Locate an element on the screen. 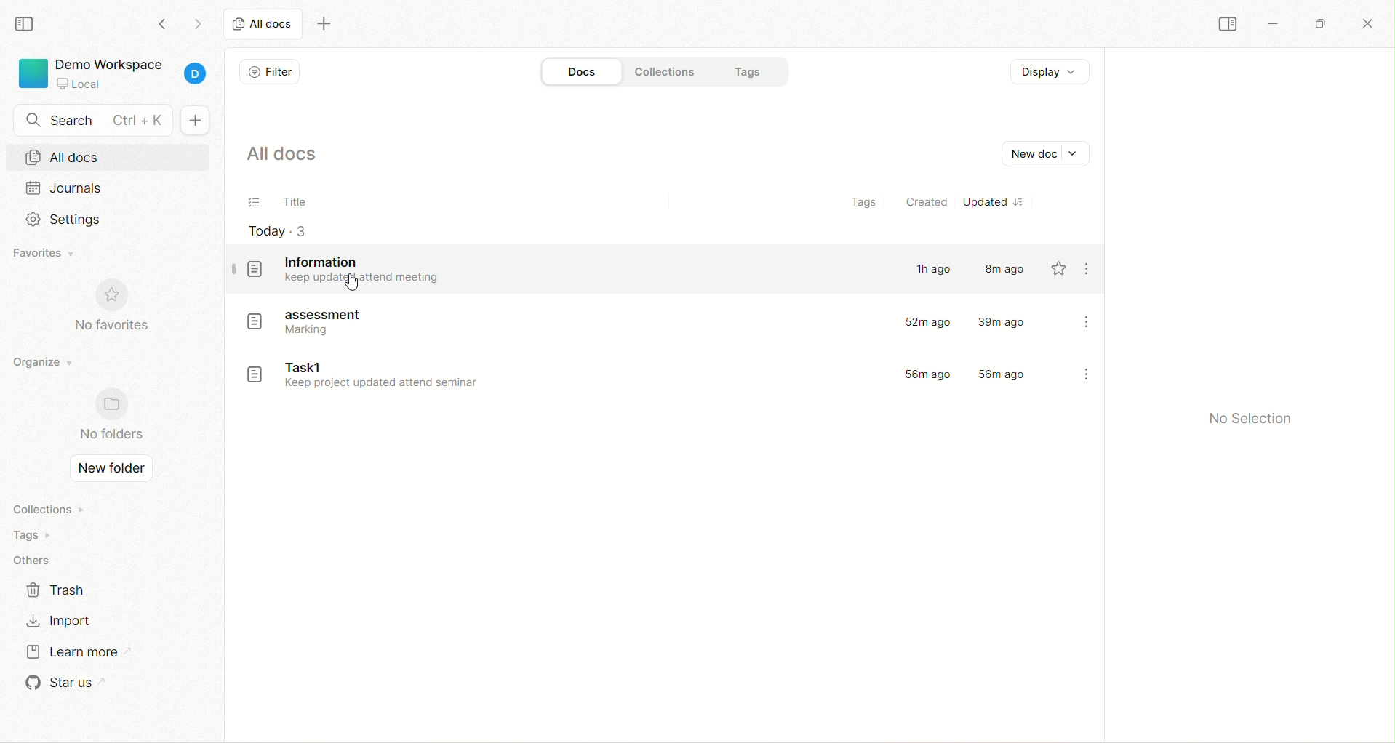 This screenshot has height=743, width=1395. account  is located at coordinates (199, 74).